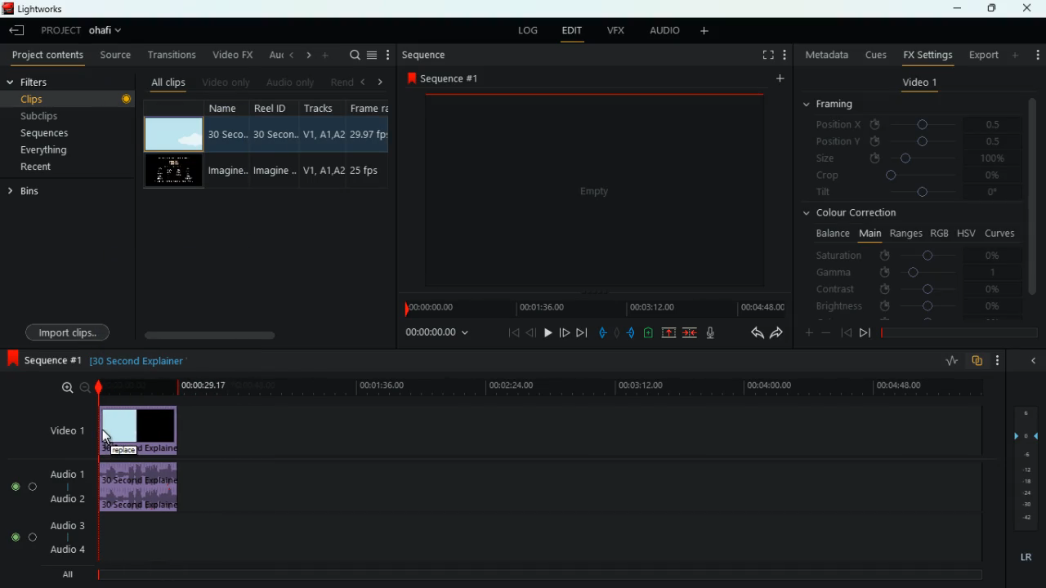 The width and height of the screenshot is (1046, 588). I want to click on add, so click(705, 32).